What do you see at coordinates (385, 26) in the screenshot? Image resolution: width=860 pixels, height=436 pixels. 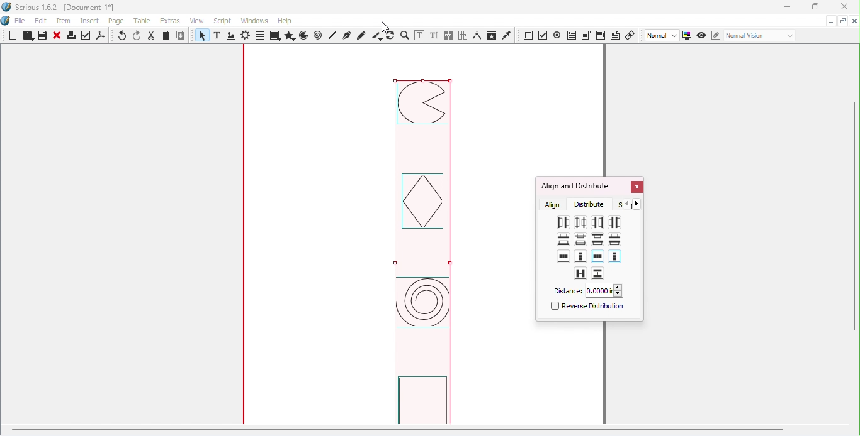 I see `cursor` at bounding box center [385, 26].